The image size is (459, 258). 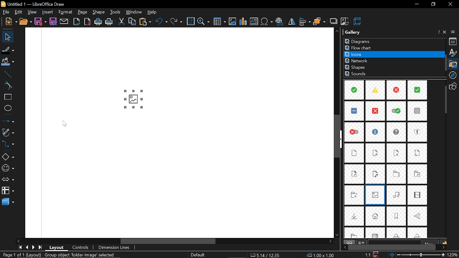 I want to click on 20%, so click(x=453, y=255).